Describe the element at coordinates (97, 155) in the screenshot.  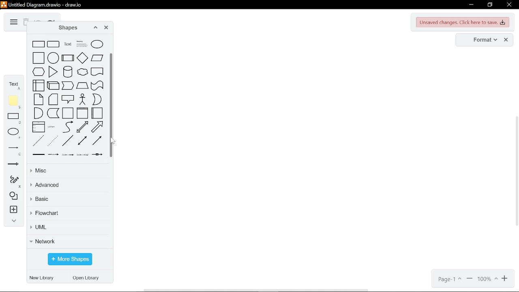
I see `connector with symbol` at that location.